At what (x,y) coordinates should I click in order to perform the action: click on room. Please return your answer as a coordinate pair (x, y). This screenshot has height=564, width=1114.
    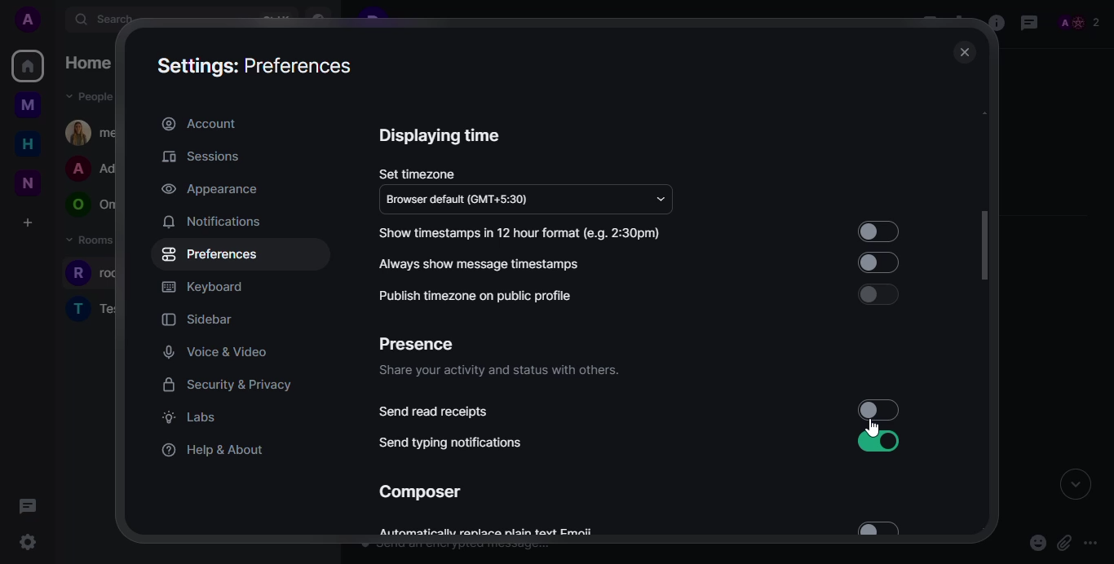
    Looking at the image, I should click on (104, 274).